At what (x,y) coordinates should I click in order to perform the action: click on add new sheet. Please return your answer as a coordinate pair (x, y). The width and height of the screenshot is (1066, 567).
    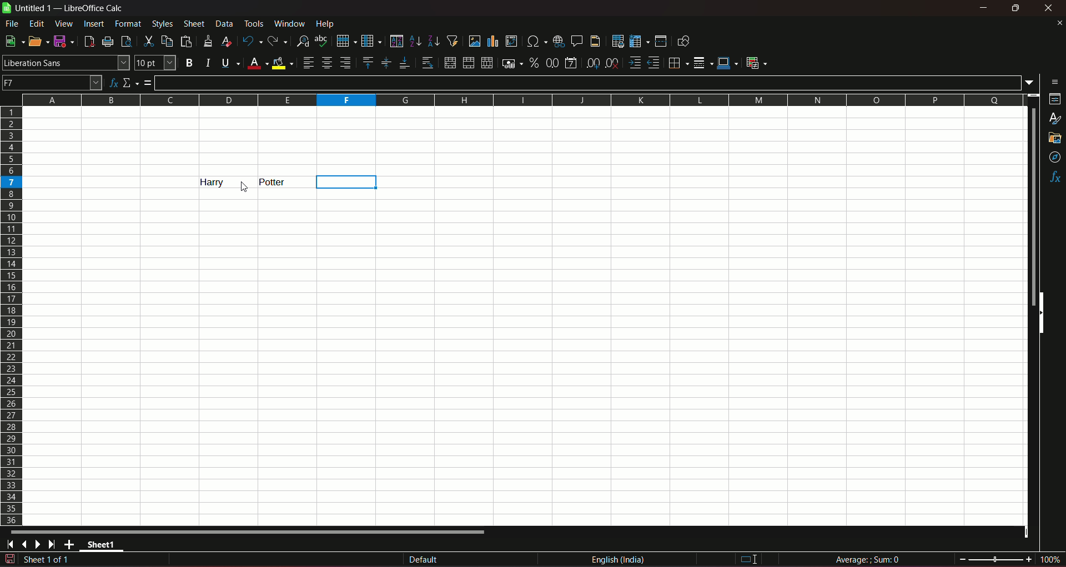
    Looking at the image, I should click on (71, 544).